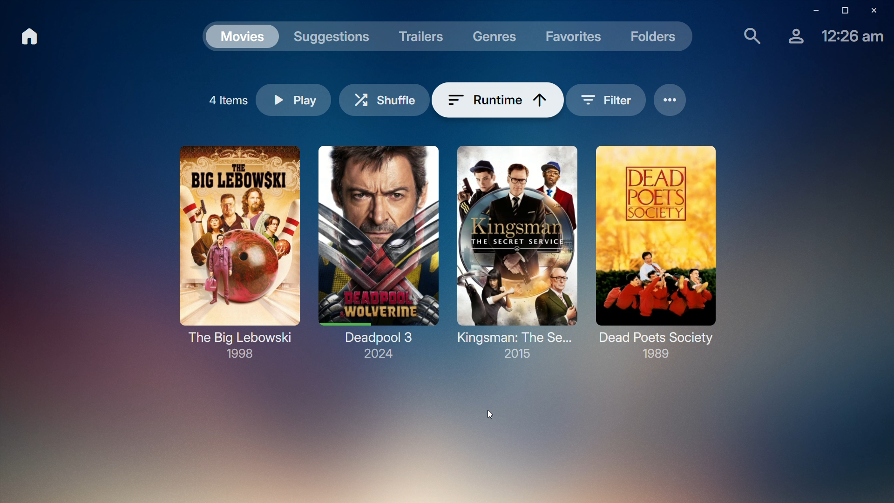 This screenshot has width=894, height=503. Describe the element at coordinates (747, 37) in the screenshot. I see `Find` at that location.